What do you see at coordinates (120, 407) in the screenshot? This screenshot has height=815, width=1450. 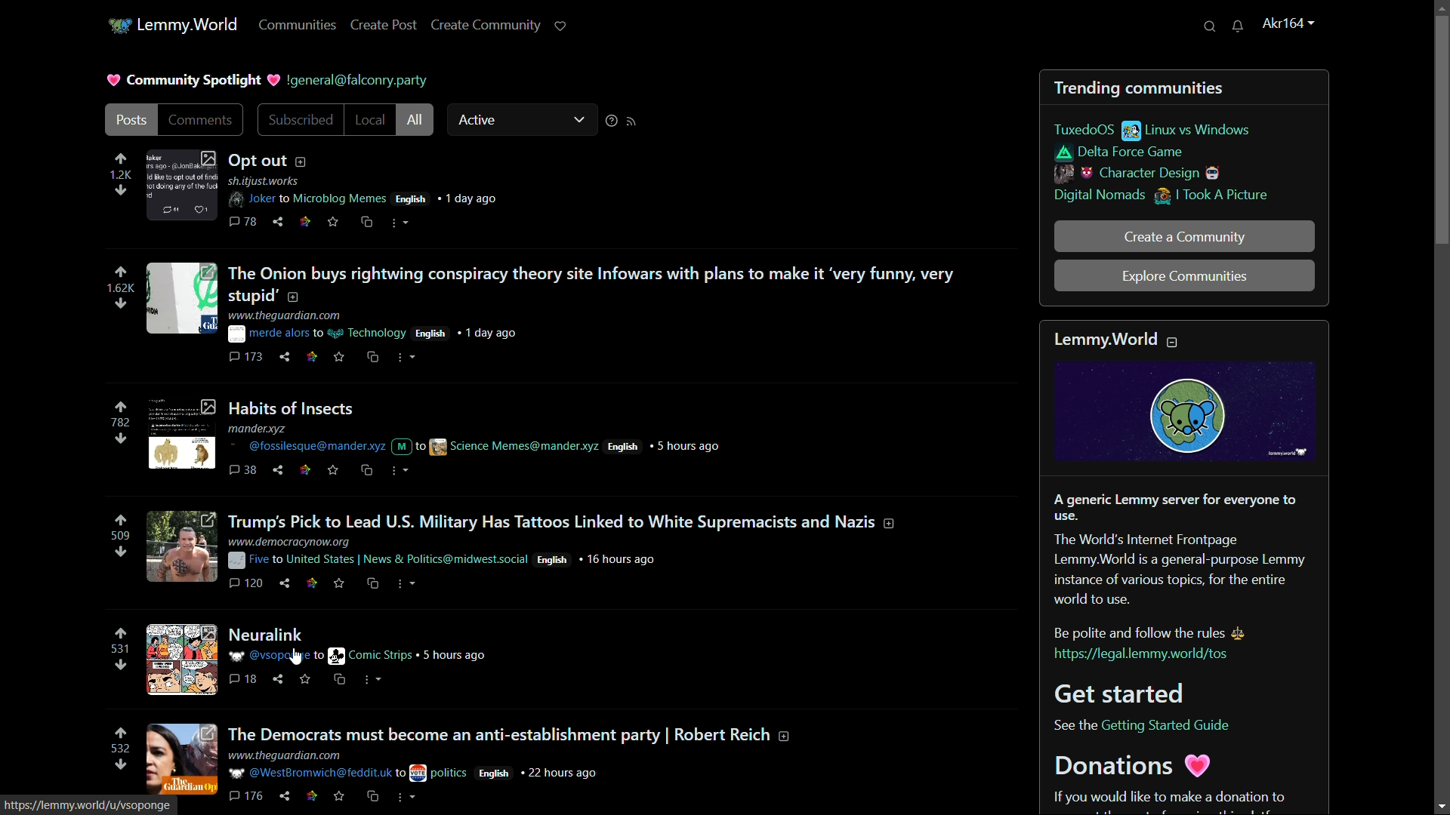 I see `upvote` at bounding box center [120, 407].